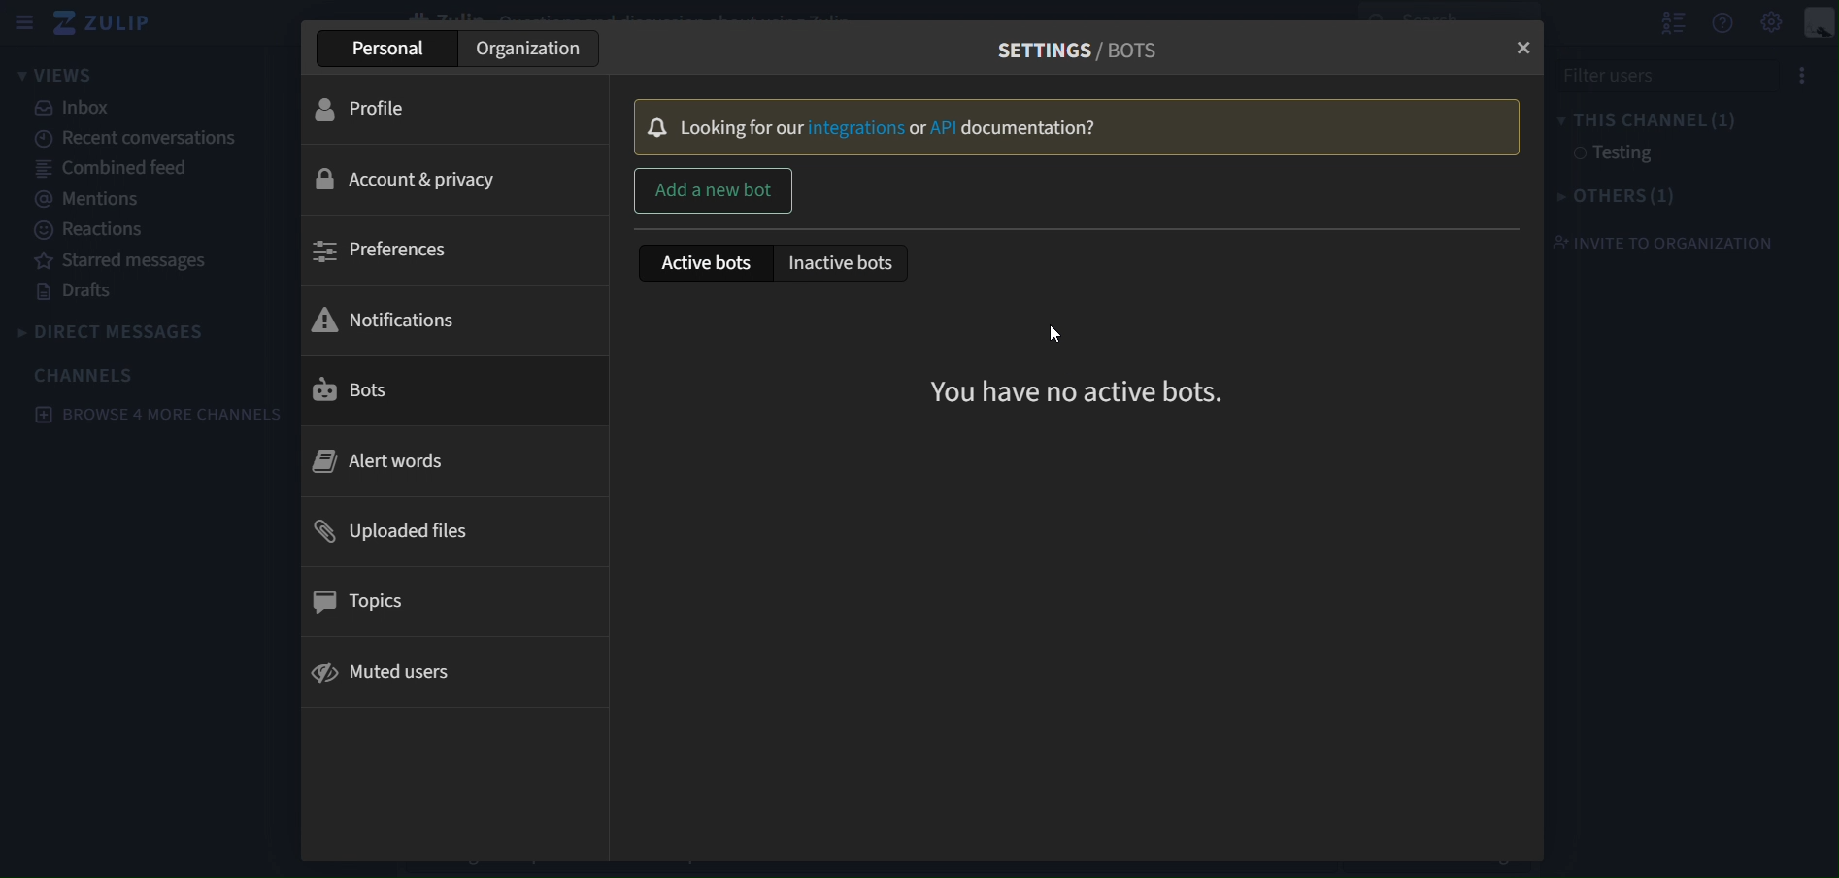  What do you see at coordinates (1612, 154) in the screenshot?
I see `testing` at bounding box center [1612, 154].